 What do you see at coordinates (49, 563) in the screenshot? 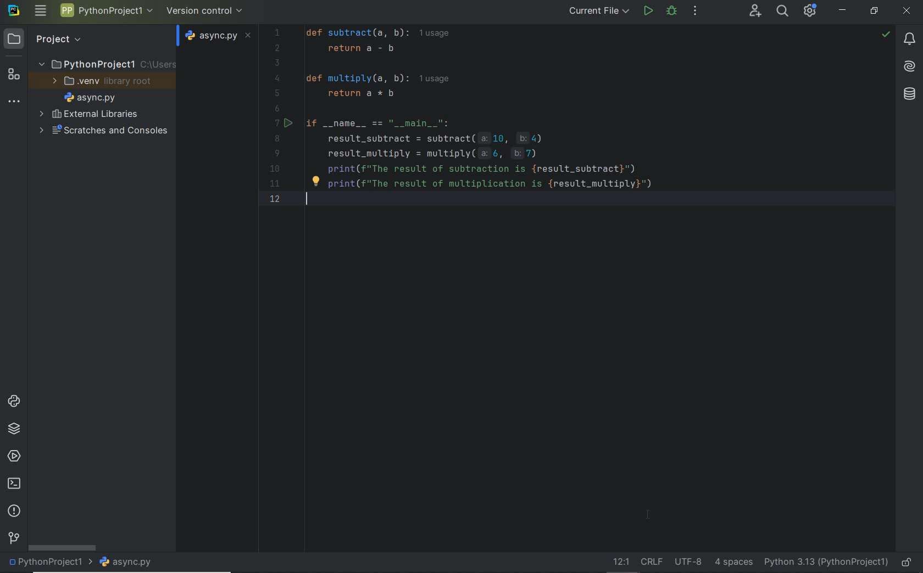
I see `project name` at bounding box center [49, 563].